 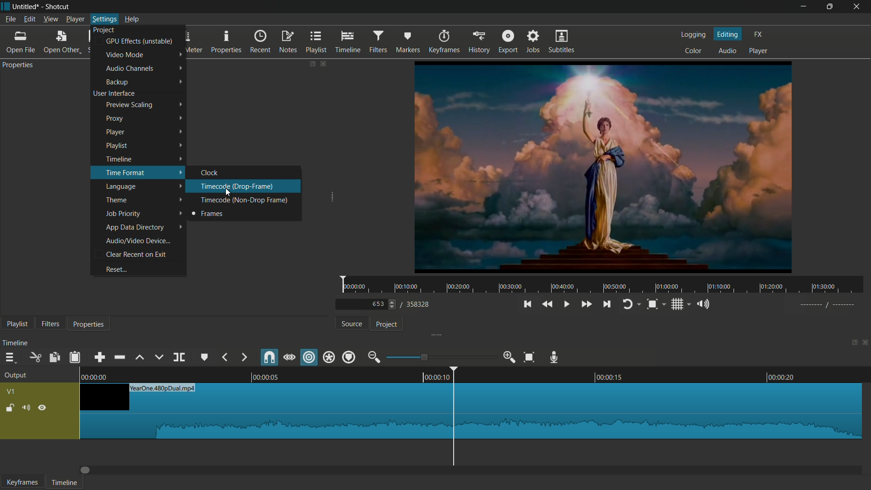 What do you see at coordinates (76, 357) in the screenshot?
I see `paste` at bounding box center [76, 357].